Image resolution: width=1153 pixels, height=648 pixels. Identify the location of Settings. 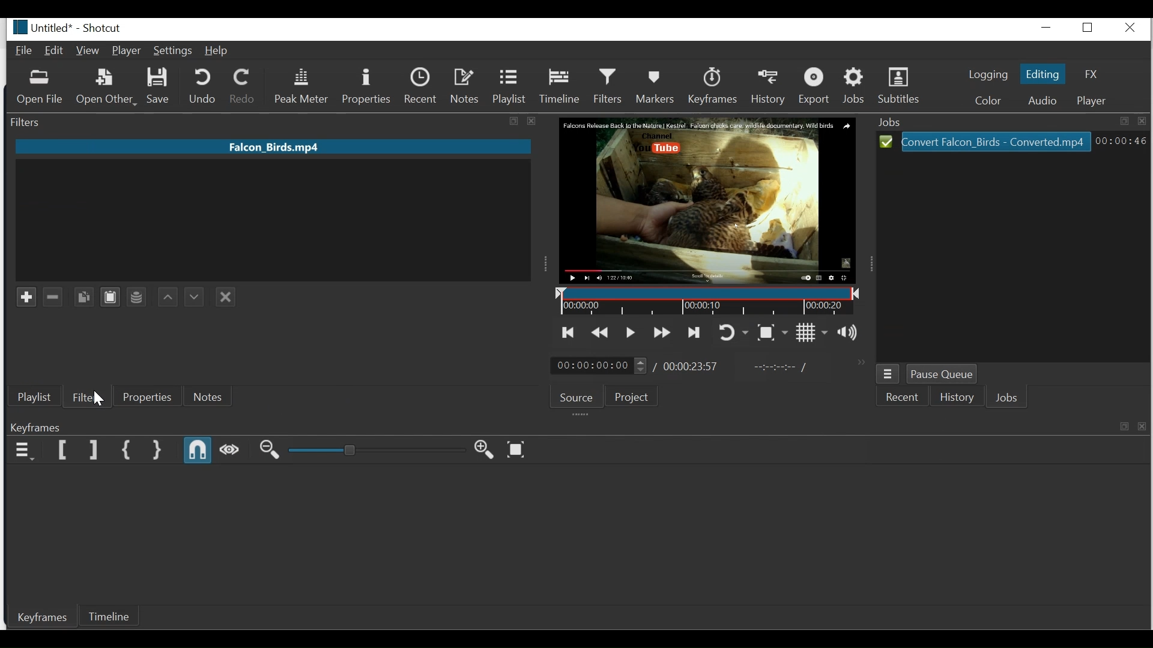
(172, 52).